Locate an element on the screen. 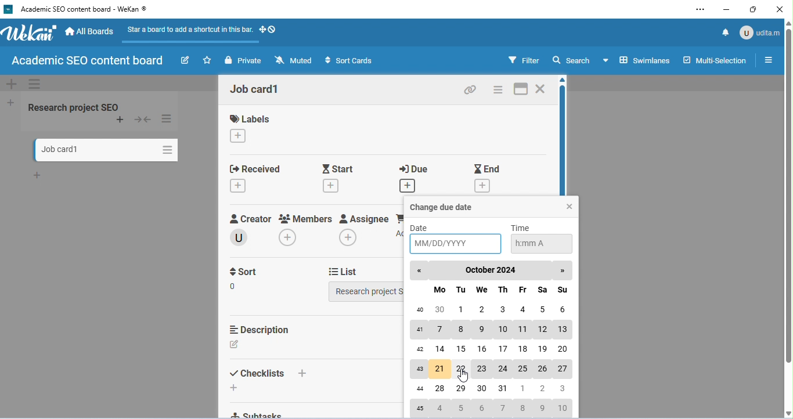  board view is located at coordinates (636, 60).